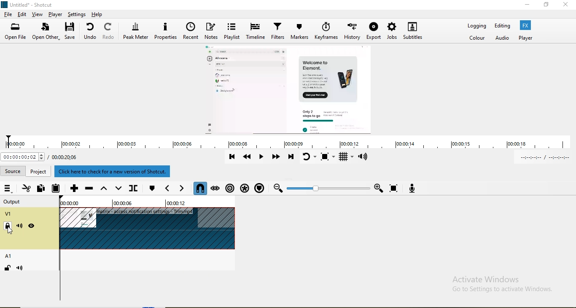 Image resolution: width=576 pixels, height=308 pixels. Describe the element at coordinates (166, 32) in the screenshot. I see `Properties` at that location.